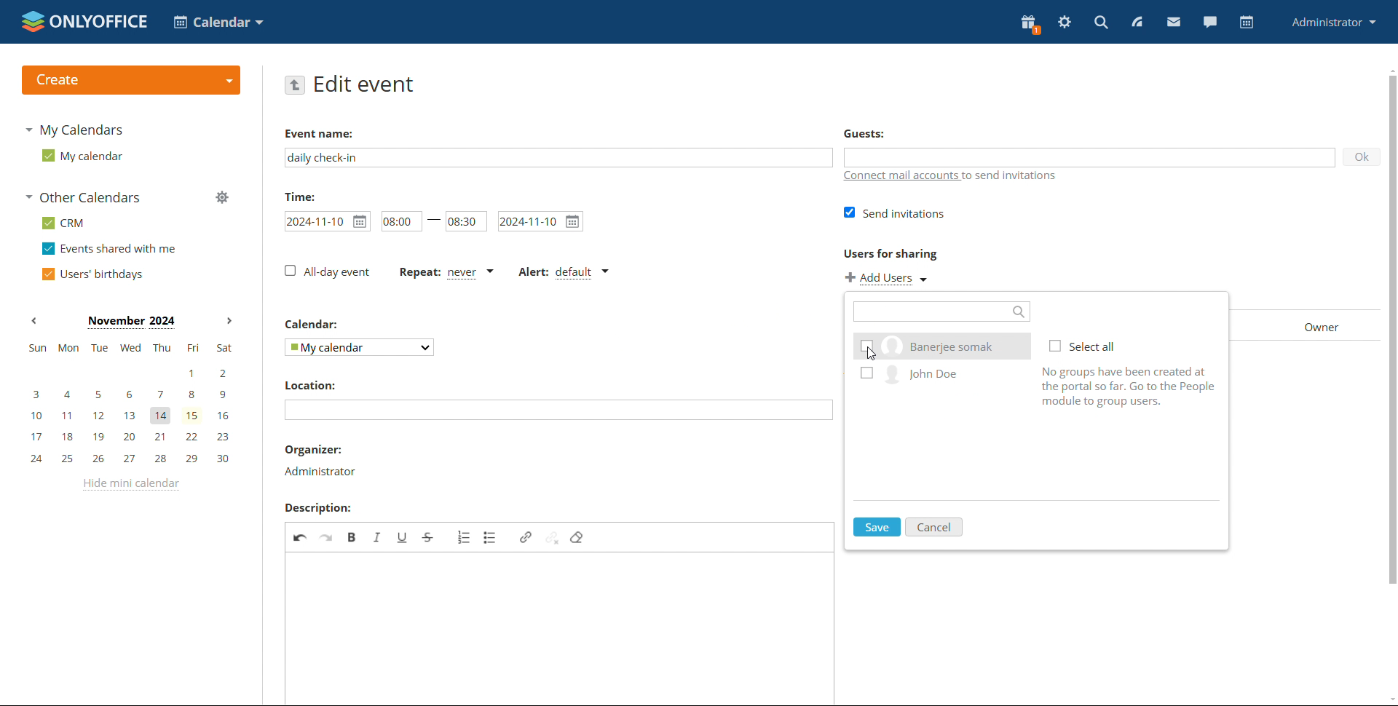 The image size is (1398, 706). Describe the element at coordinates (309, 385) in the screenshot. I see `location:` at that location.